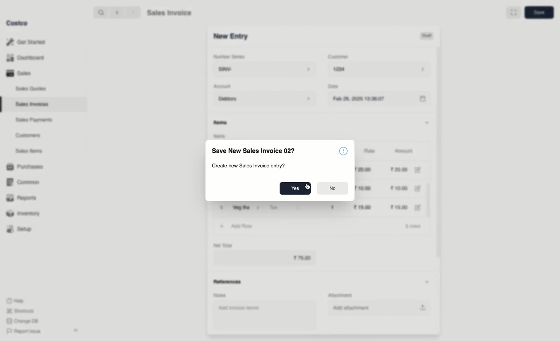  I want to click on Yes, so click(295, 189).